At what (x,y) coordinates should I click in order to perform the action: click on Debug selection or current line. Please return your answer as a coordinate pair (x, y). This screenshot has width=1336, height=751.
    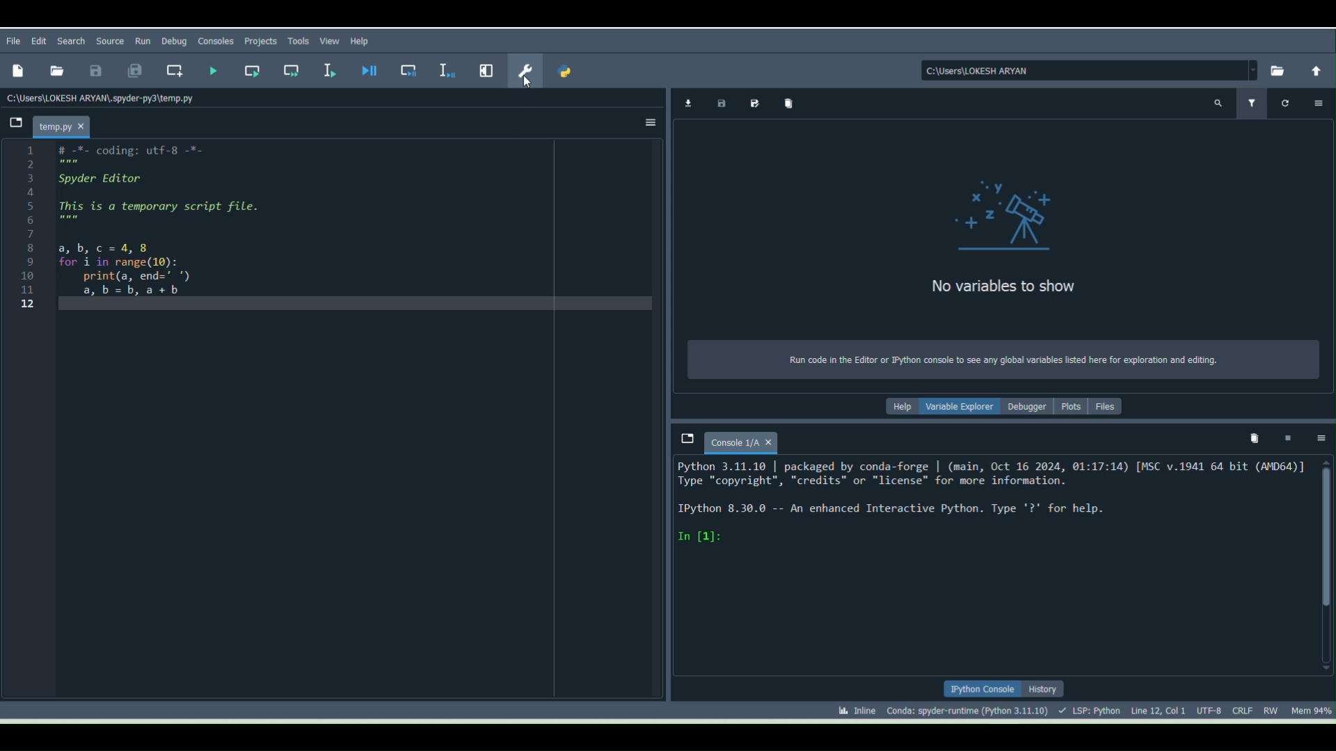
    Looking at the image, I should click on (445, 68).